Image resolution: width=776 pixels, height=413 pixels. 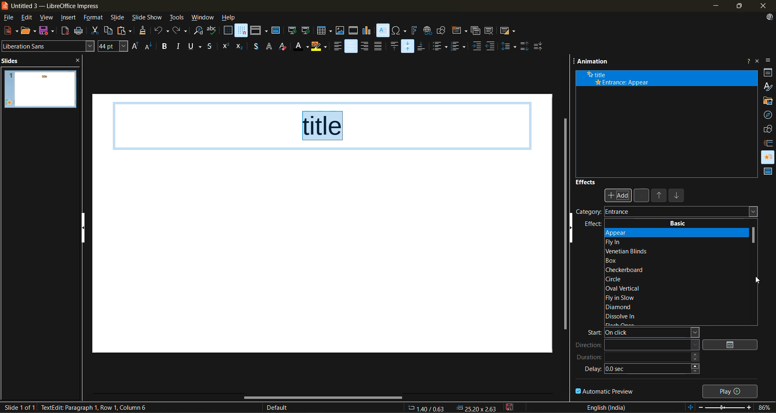 What do you see at coordinates (452, 407) in the screenshot?
I see `co ordininates` at bounding box center [452, 407].